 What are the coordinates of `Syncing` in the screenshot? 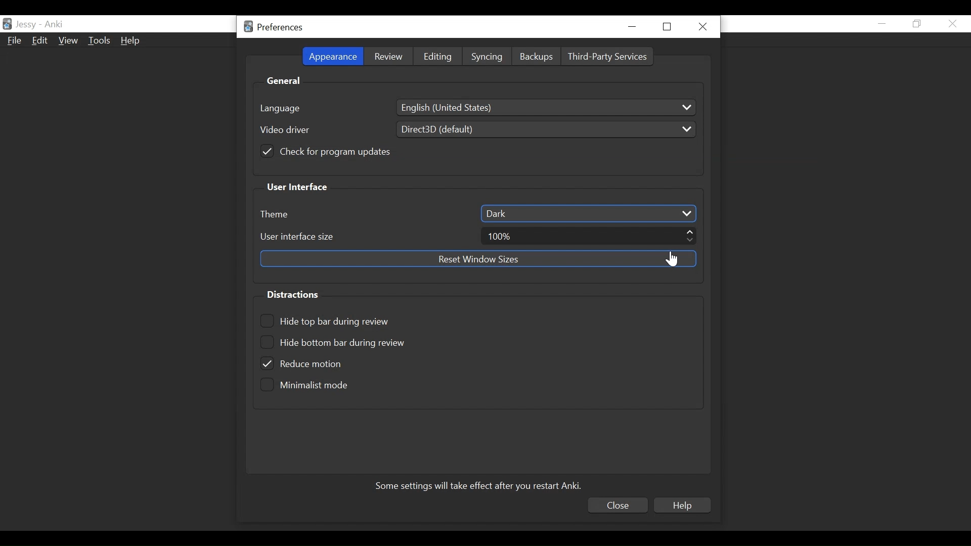 It's located at (487, 58).